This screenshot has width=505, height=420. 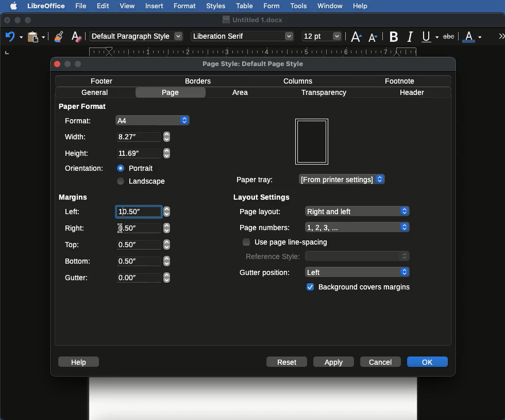 I want to click on Name, so click(x=252, y=20).